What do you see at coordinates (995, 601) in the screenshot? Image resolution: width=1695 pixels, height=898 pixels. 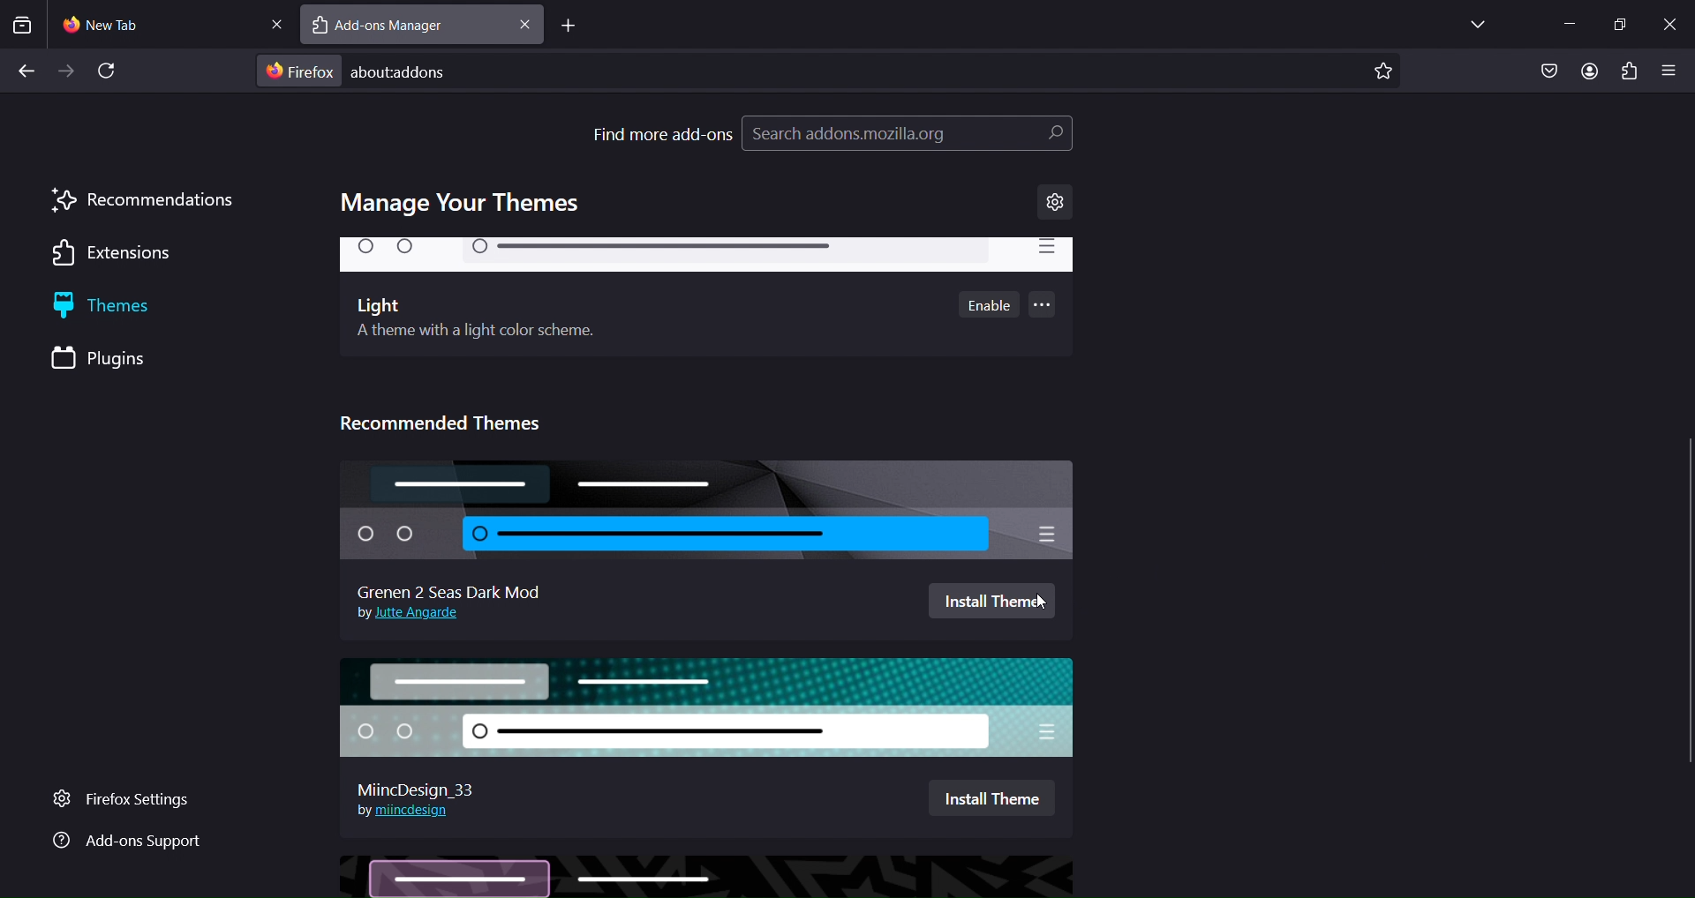 I see `install theme` at bounding box center [995, 601].